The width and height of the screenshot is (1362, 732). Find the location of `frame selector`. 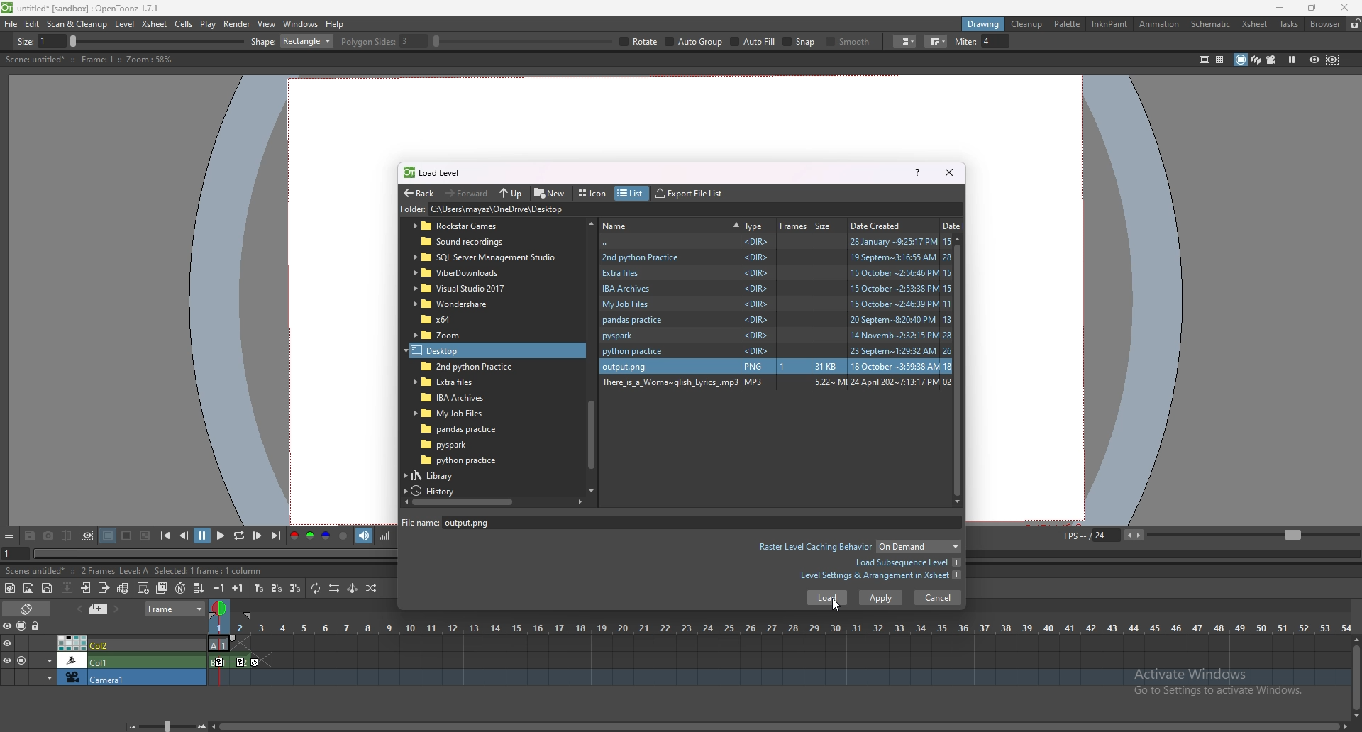

frame selector is located at coordinates (221, 608).